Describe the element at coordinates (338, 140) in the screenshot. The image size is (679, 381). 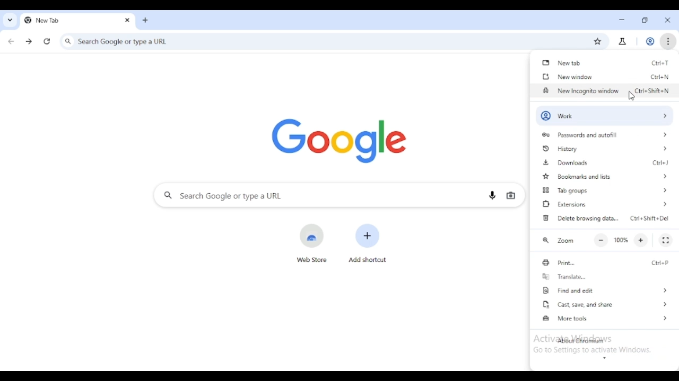
I see `google` at that location.